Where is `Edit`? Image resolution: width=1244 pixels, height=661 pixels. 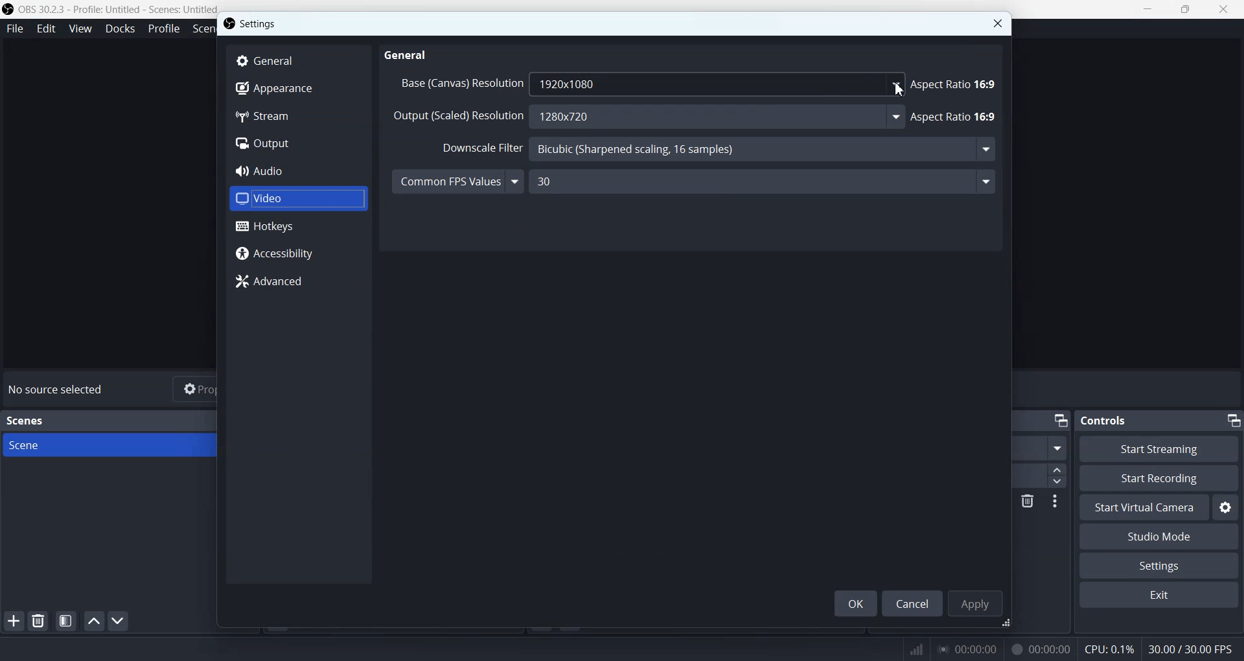
Edit is located at coordinates (47, 30).